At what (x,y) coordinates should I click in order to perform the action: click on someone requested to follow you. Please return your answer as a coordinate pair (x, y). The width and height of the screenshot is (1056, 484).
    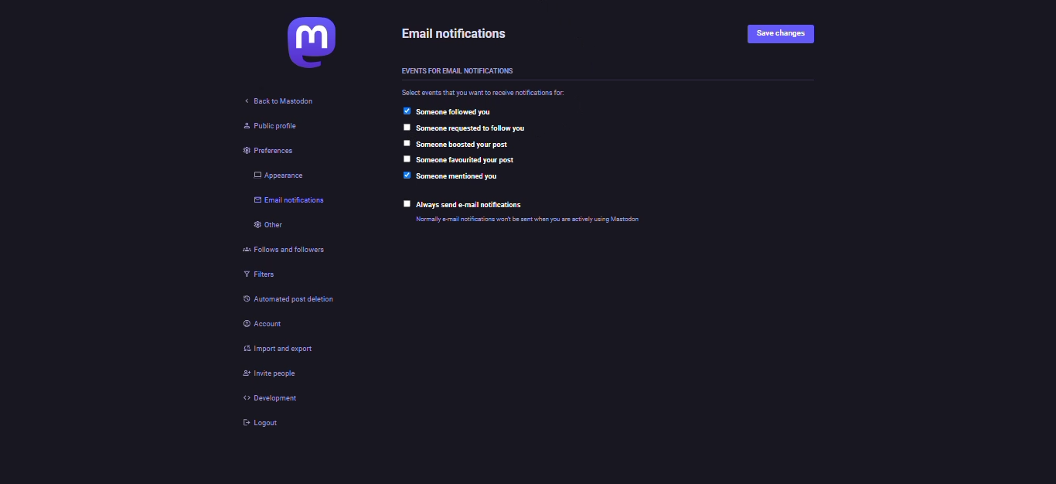
    Looking at the image, I should click on (476, 128).